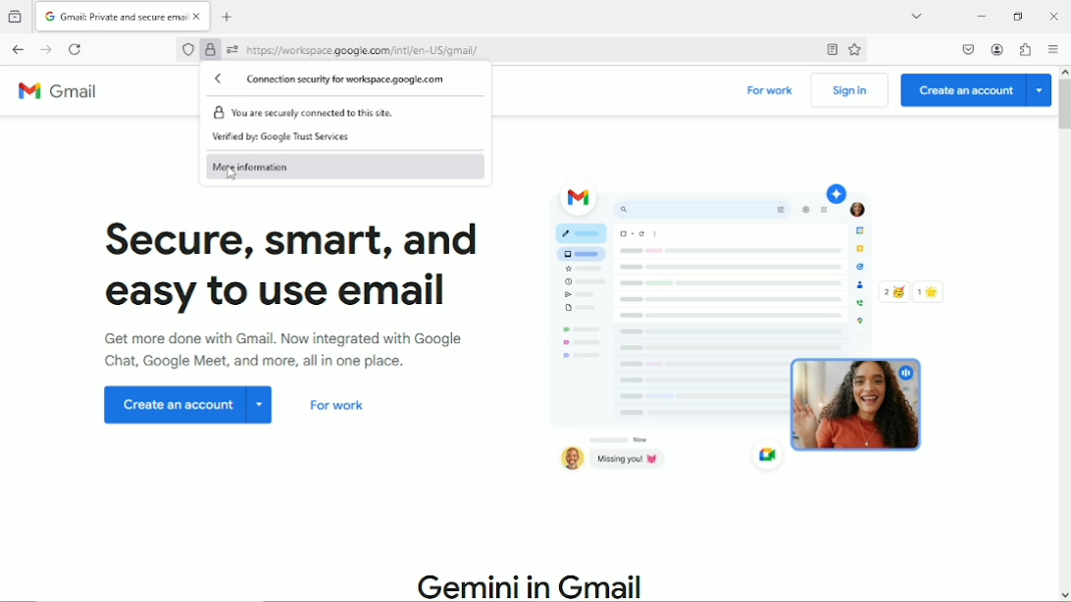 Image resolution: width=1071 pixels, height=602 pixels. I want to click on Get more done with Gmail. Now integrated with Google chat, Google meet and more all in one place., so click(291, 350).